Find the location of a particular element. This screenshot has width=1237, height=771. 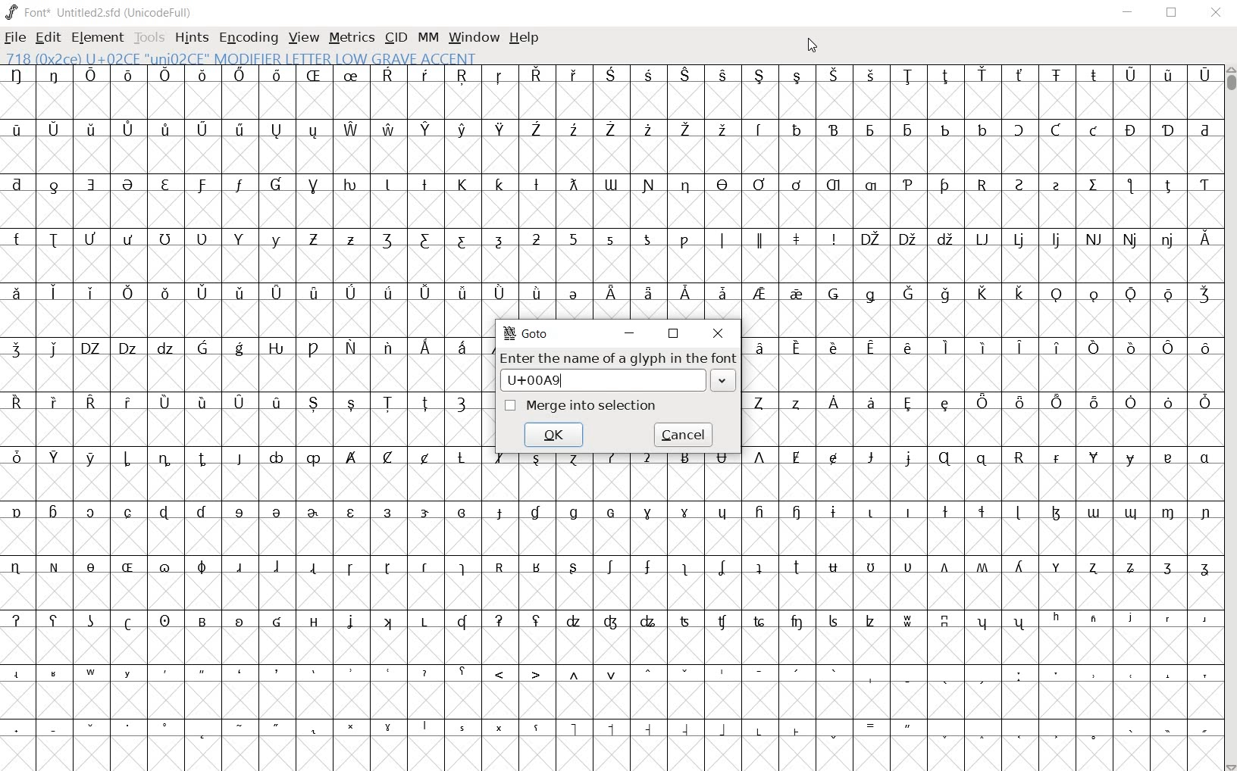

file is located at coordinates (15, 39).